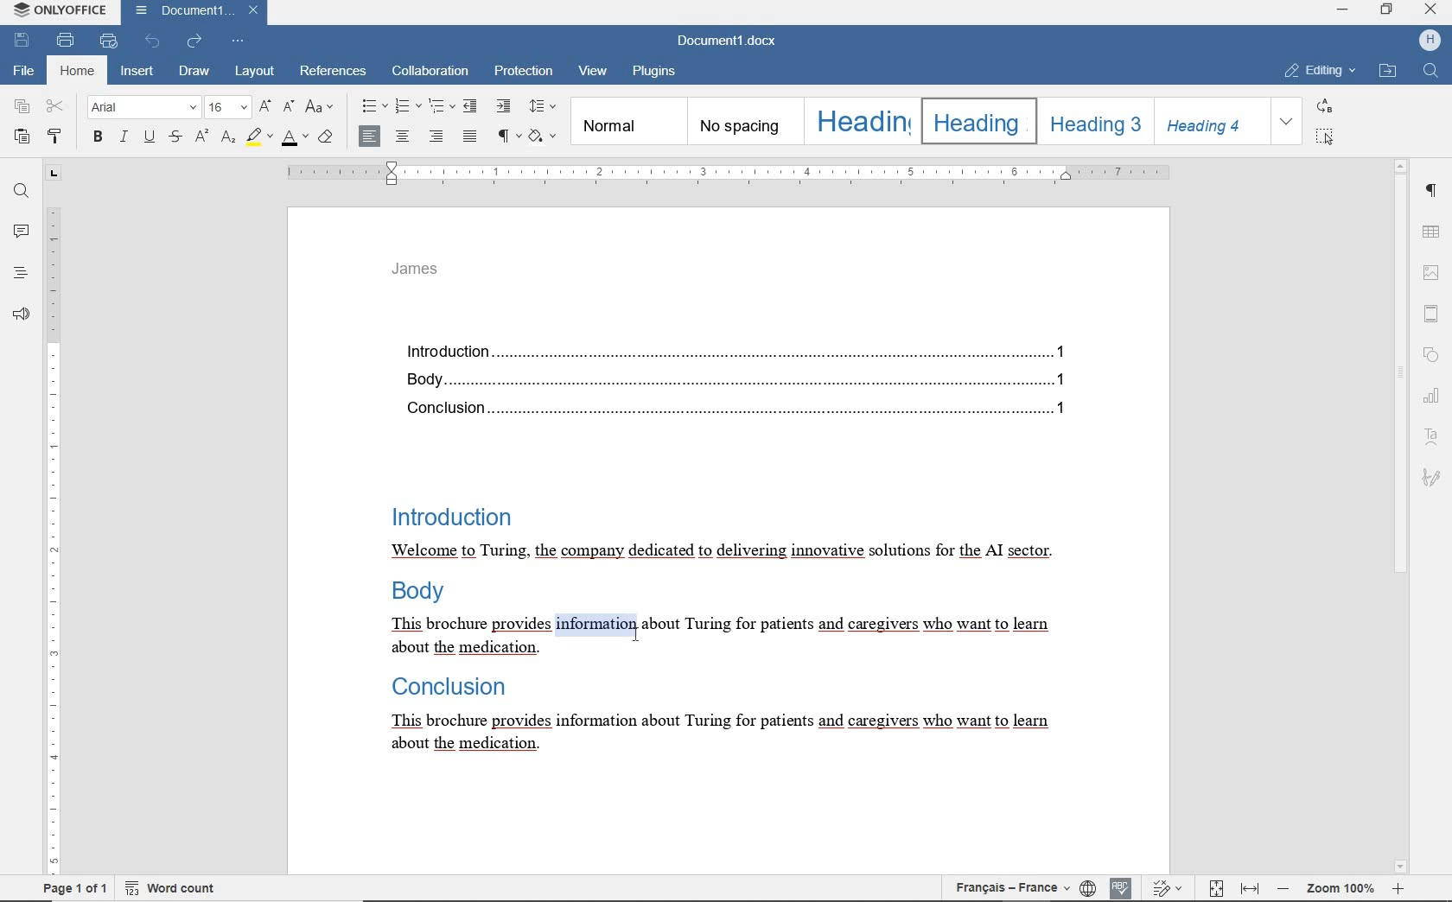 Image resolution: width=1452 pixels, height=902 pixels. What do you see at coordinates (261, 137) in the screenshot?
I see `HIGHLIGHT COLOR` at bounding box center [261, 137].